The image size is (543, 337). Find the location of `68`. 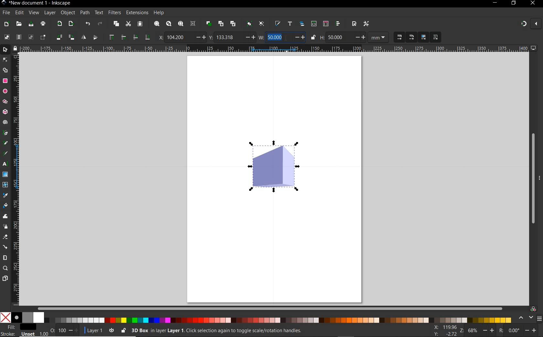

68 is located at coordinates (474, 331).